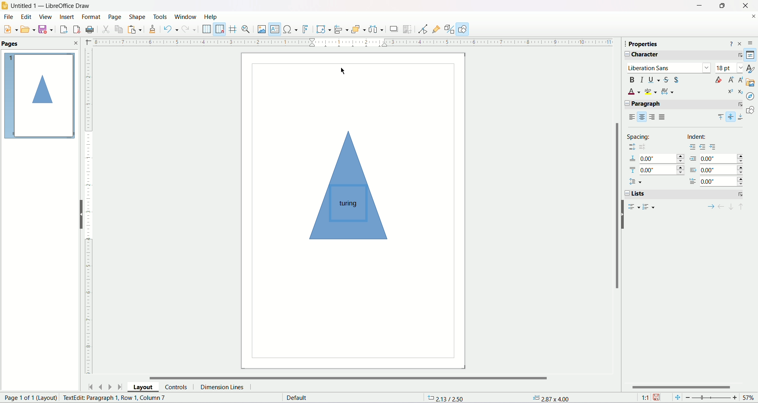  Describe the element at coordinates (5, 5) in the screenshot. I see `LibreOffice Draw app icon` at that location.